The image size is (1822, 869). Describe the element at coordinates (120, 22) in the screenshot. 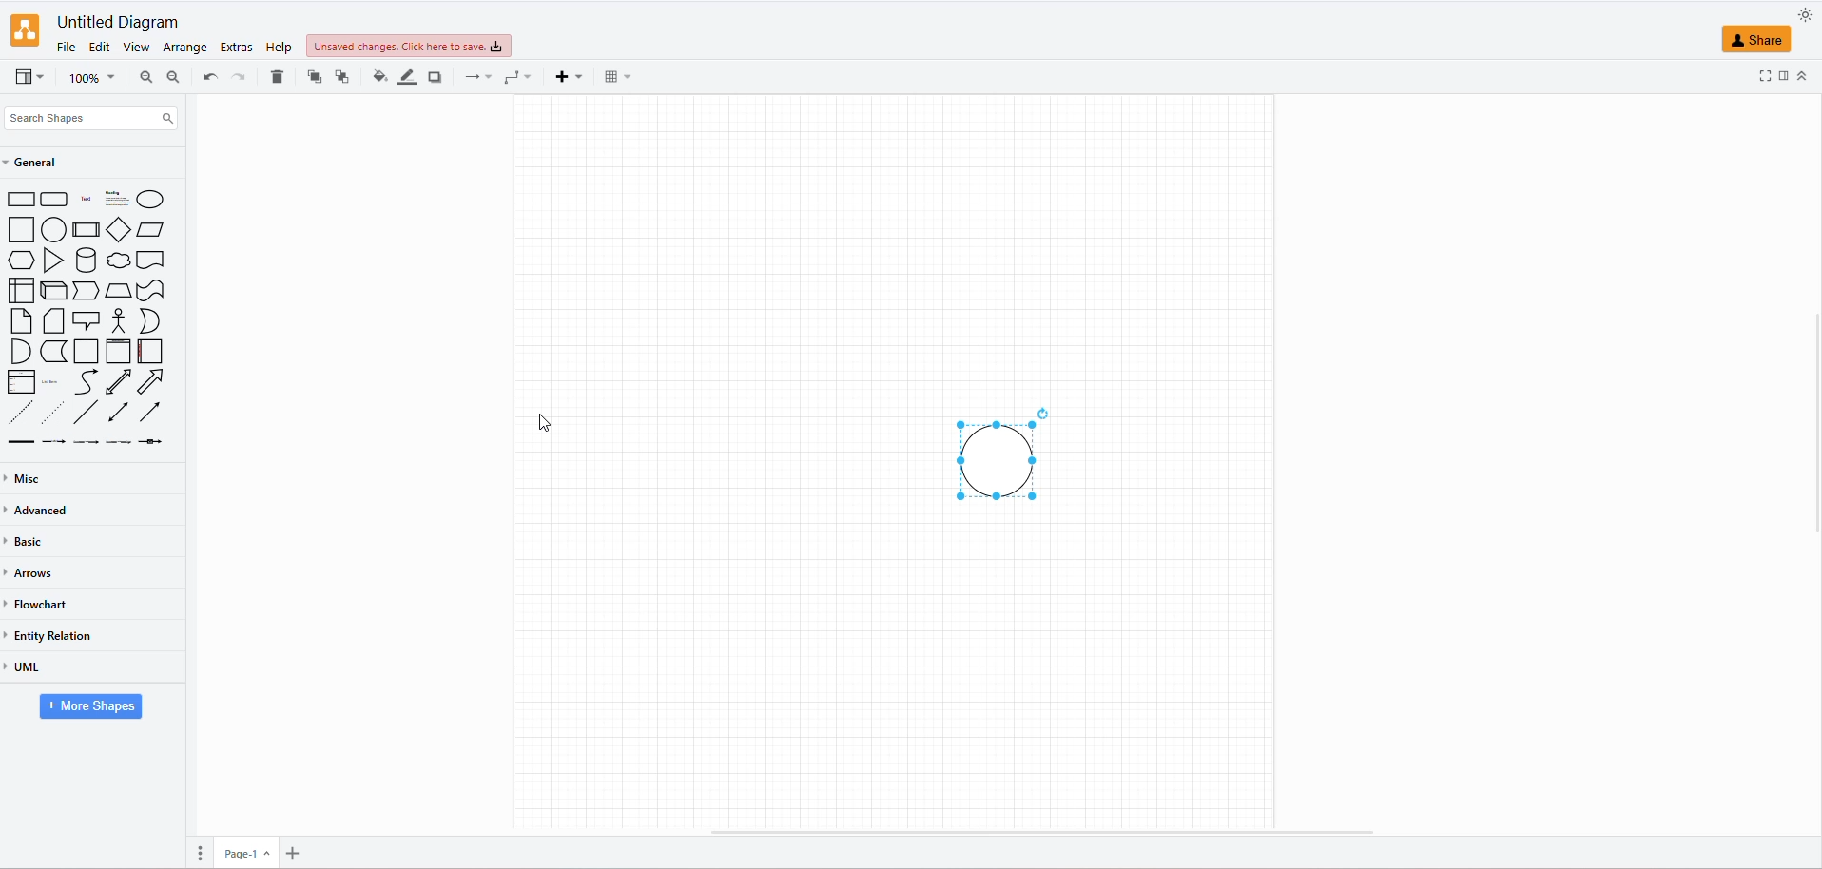

I see `FILE NAME` at that location.